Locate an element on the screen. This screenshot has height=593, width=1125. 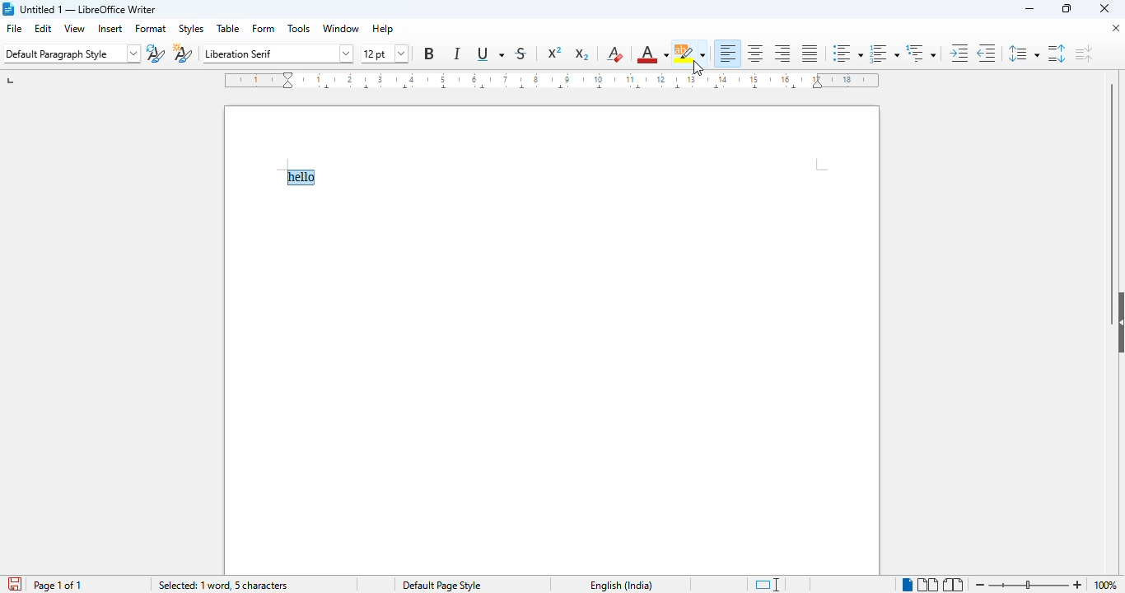
dropdown is located at coordinates (135, 54).